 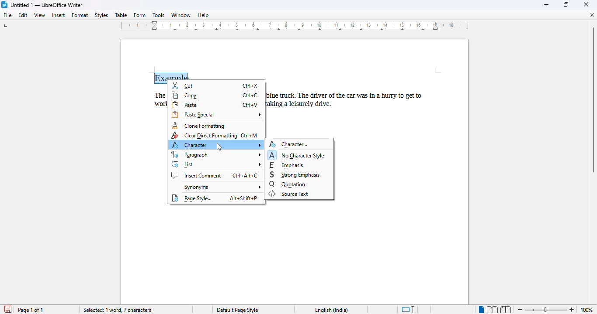 What do you see at coordinates (48, 5) in the screenshot?
I see `Untitled 1 -- LibreOffice Writer` at bounding box center [48, 5].